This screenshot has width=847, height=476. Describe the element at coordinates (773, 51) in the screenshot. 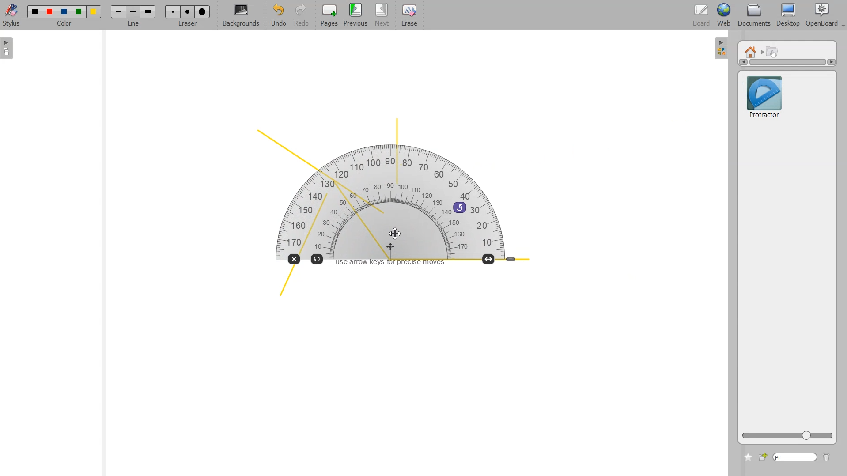

I see `Interactive` at that location.